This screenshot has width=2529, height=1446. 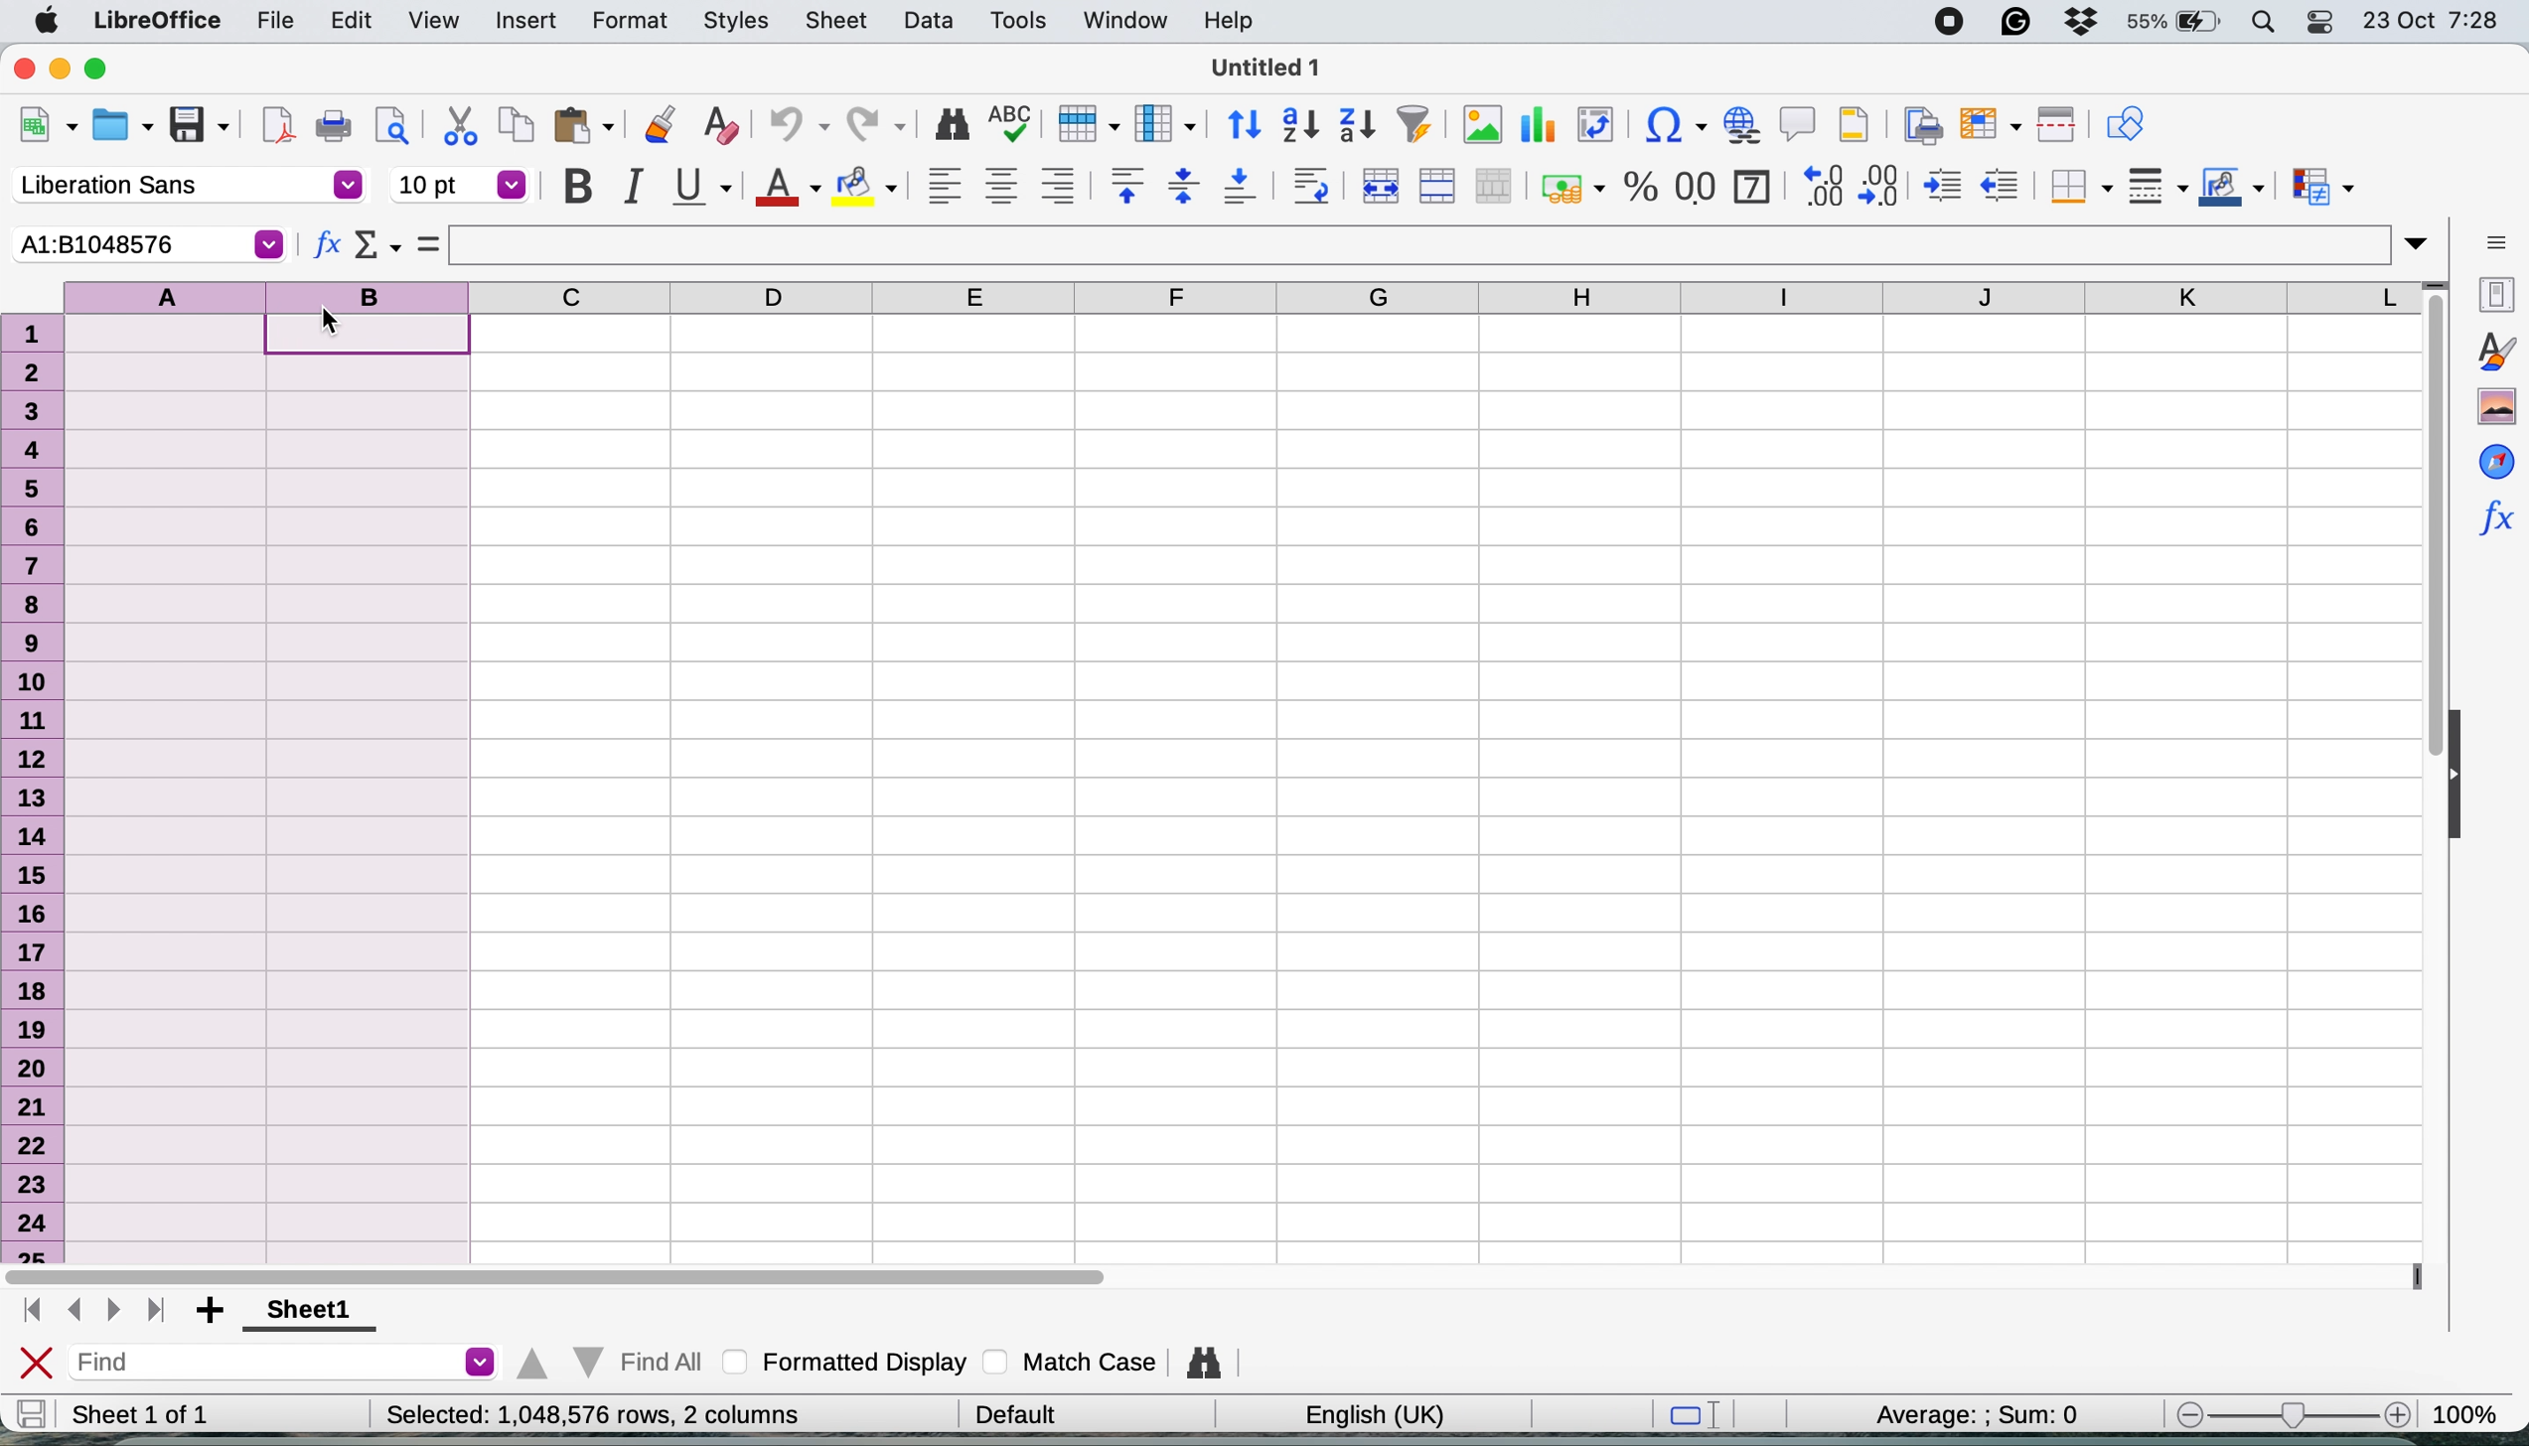 I want to click on horizontal scroll bar, so click(x=566, y=1272).